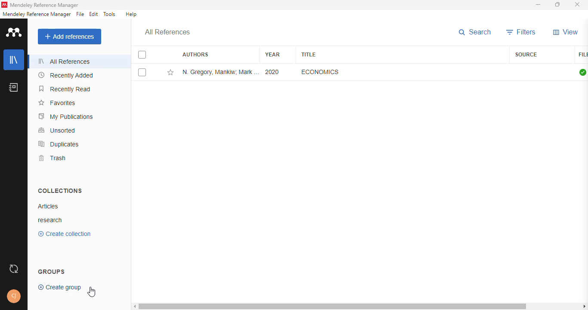 This screenshot has width=588, height=310. I want to click on library, so click(14, 59).